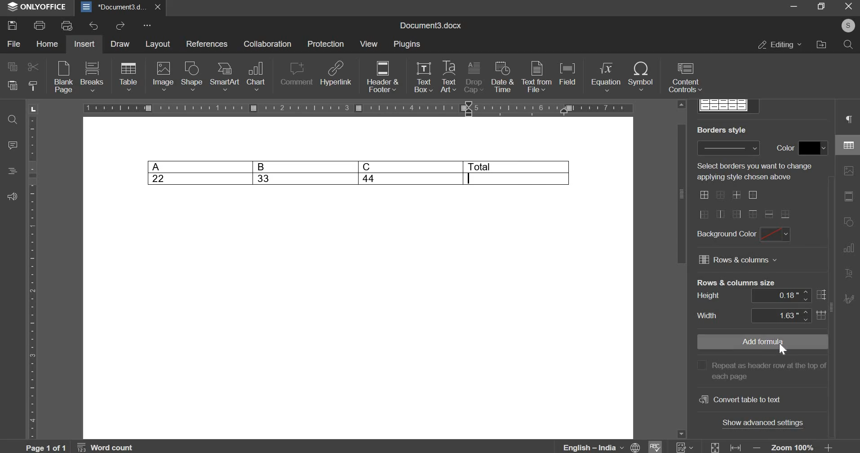  Describe the element at coordinates (32, 109) in the screenshot. I see `page orientation` at that location.